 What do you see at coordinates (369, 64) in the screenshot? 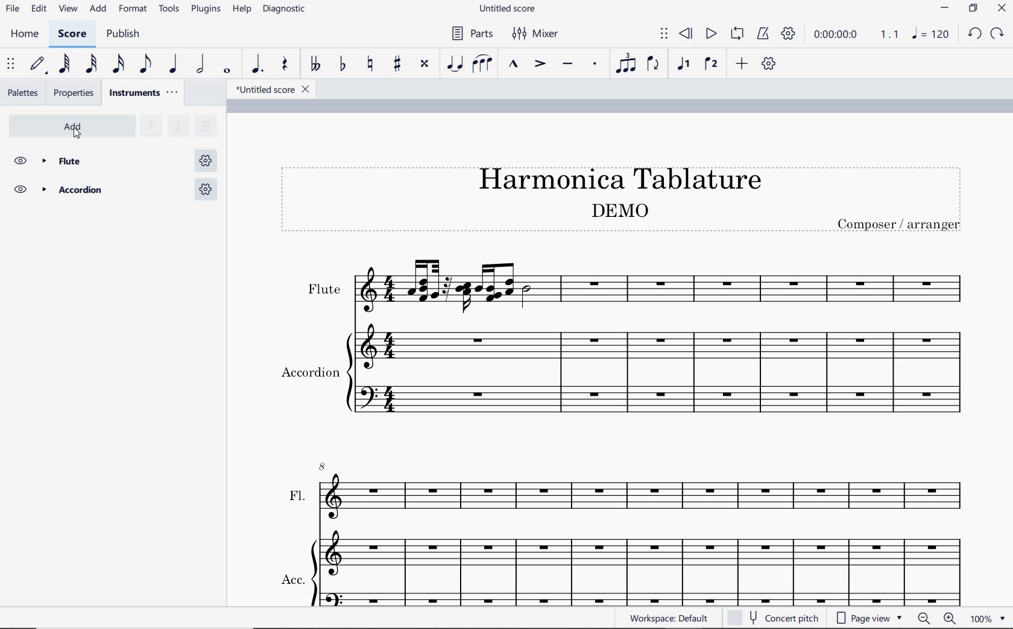
I see `toggle natural` at bounding box center [369, 64].